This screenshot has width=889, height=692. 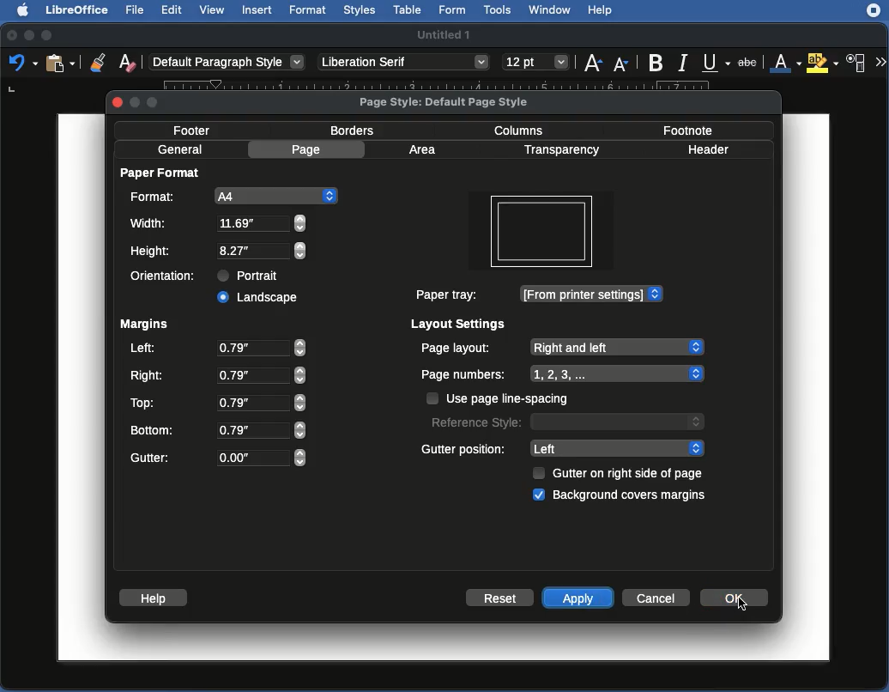 What do you see at coordinates (656, 62) in the screenshot?
I see `Bold` at bounding box center [656, 62].